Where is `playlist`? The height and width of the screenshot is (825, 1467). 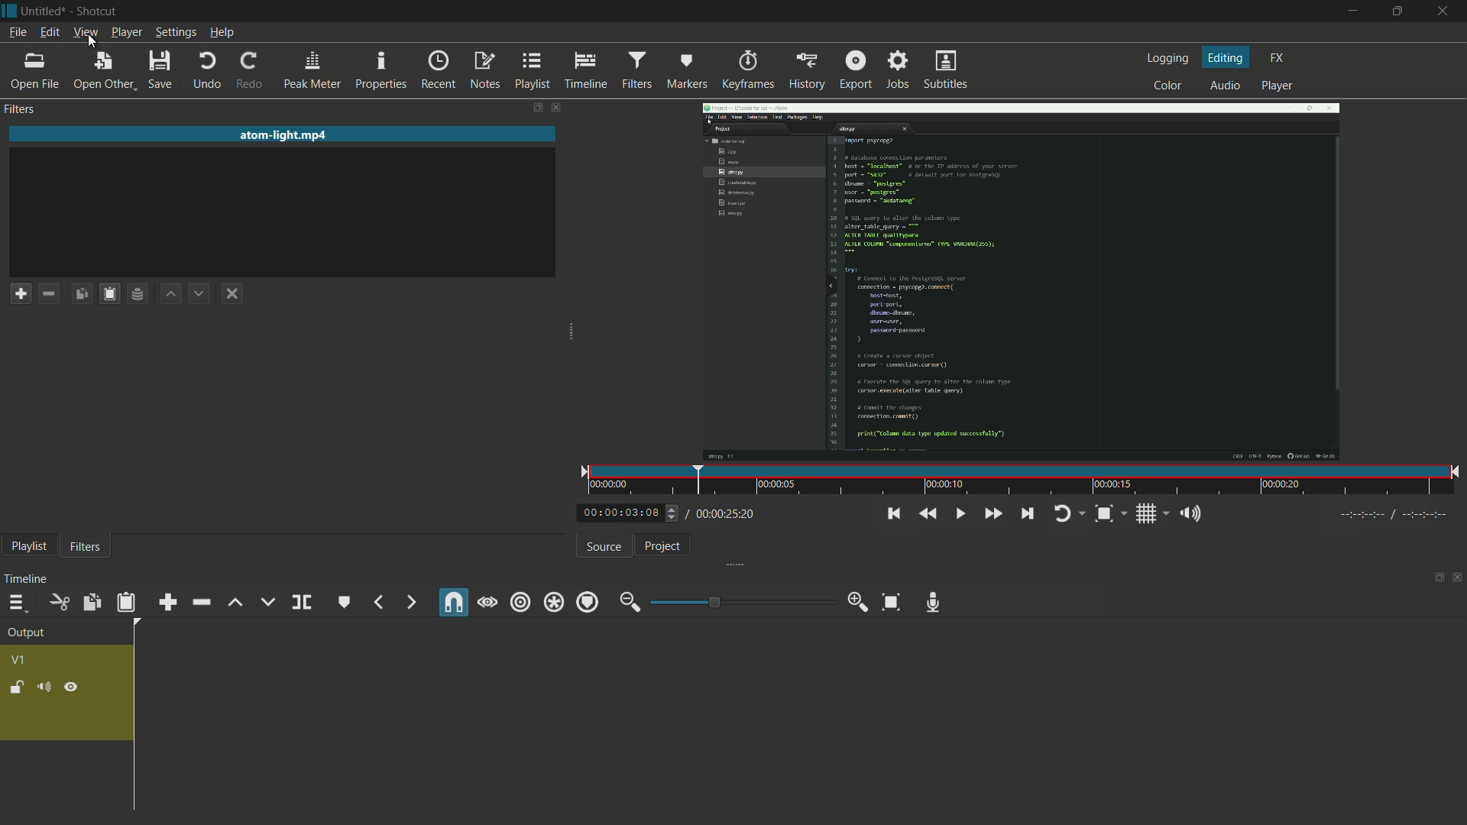
playlist is located at coordinates (531, 70).